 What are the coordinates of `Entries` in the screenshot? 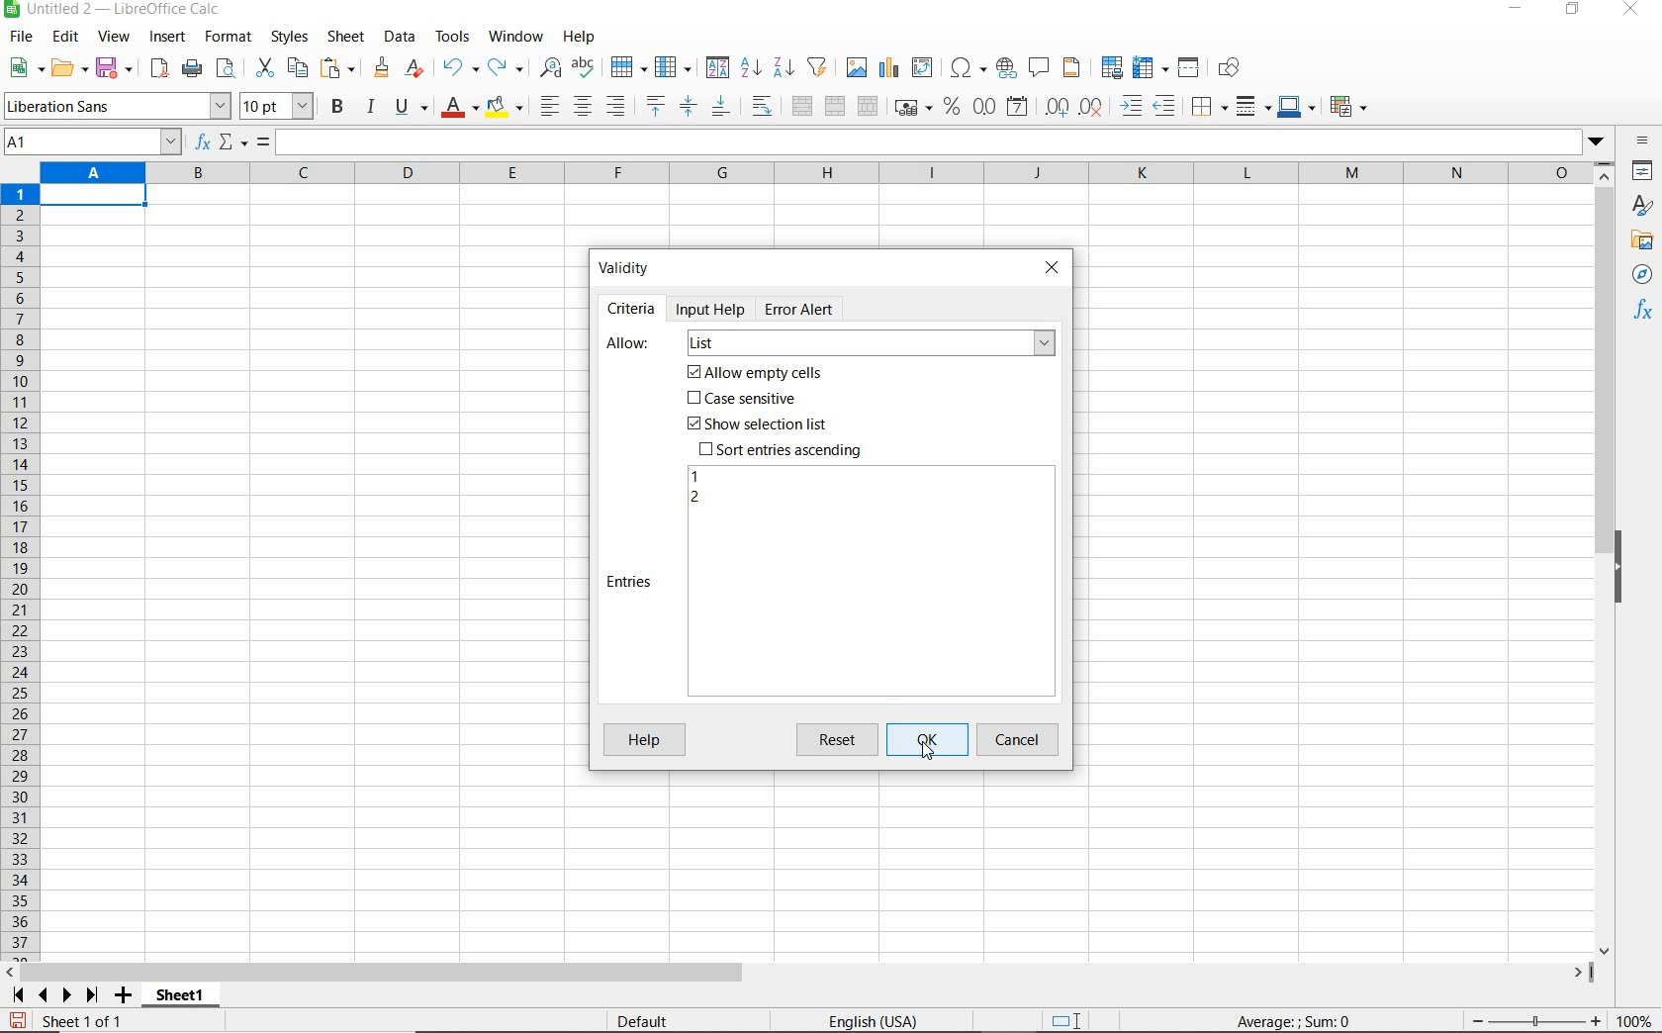 It's located at (631, 582).